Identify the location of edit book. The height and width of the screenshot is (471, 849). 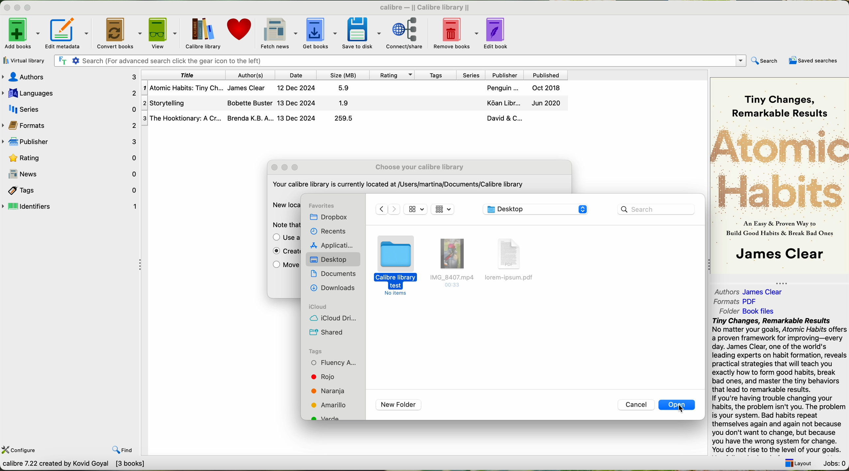
(499, 32).